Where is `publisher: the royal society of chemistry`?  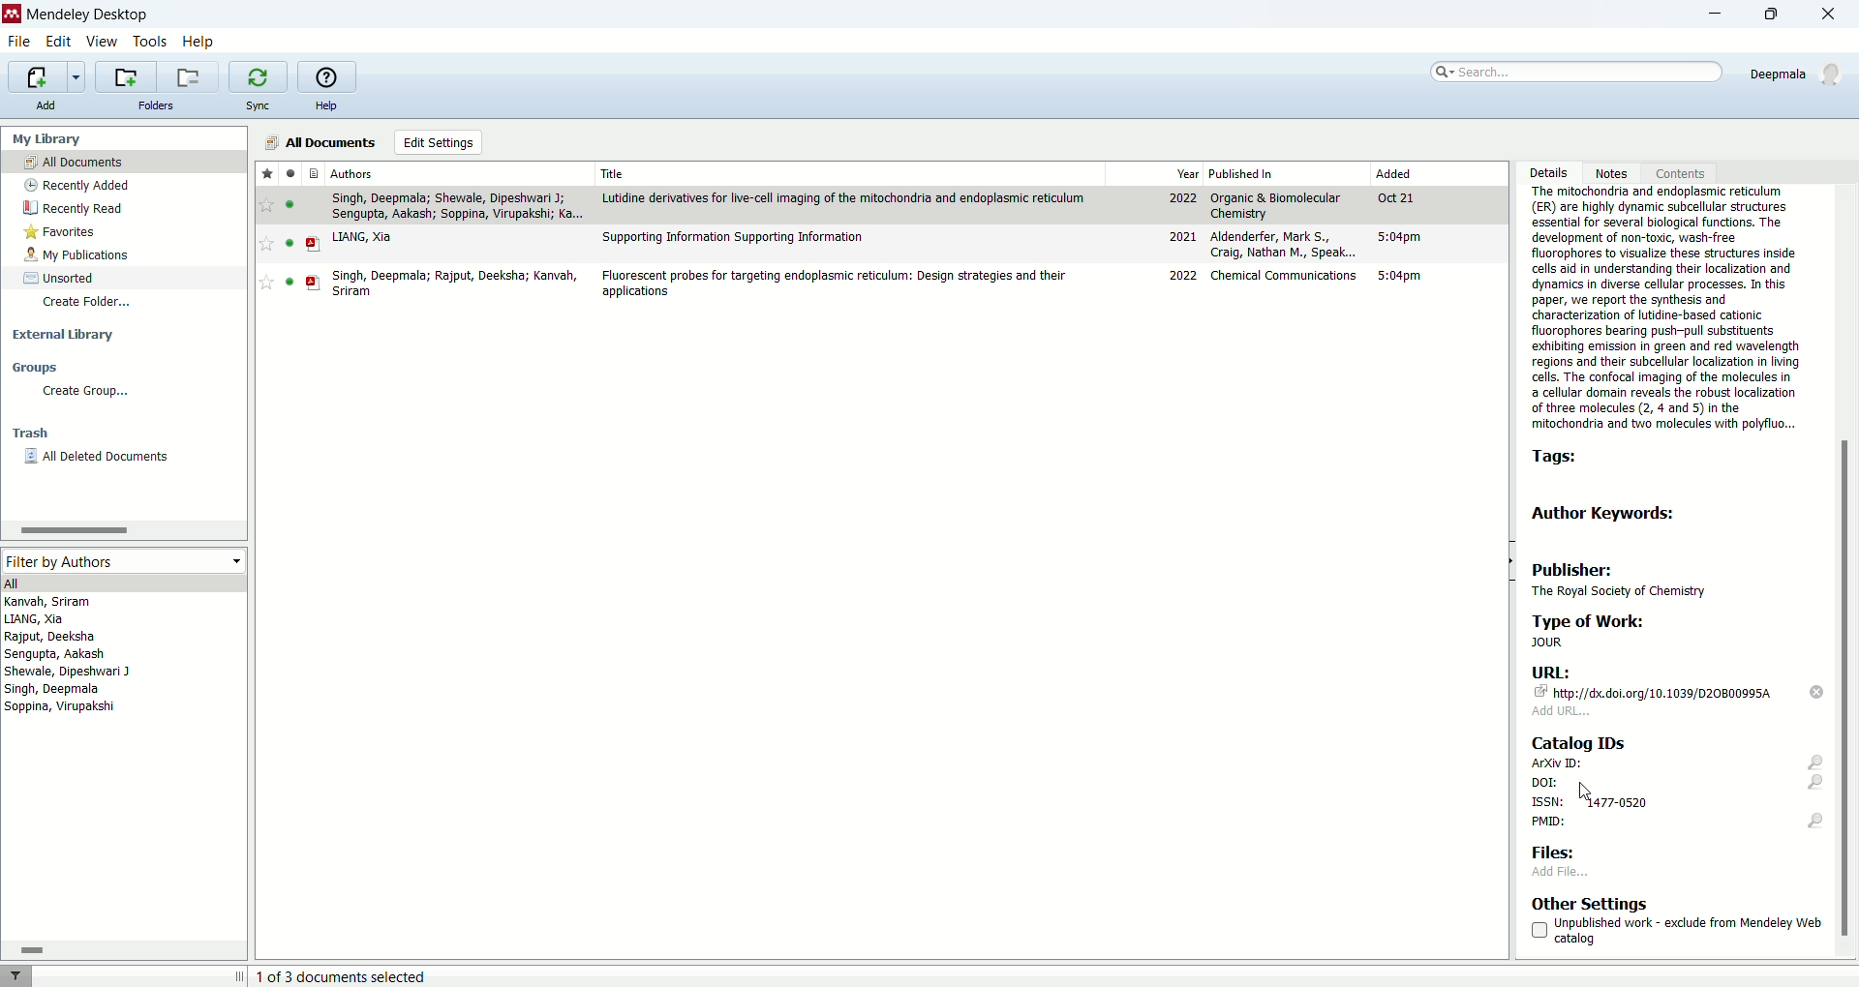 publisher: the royal society of chemistry is located at coordinates (1629, 578).